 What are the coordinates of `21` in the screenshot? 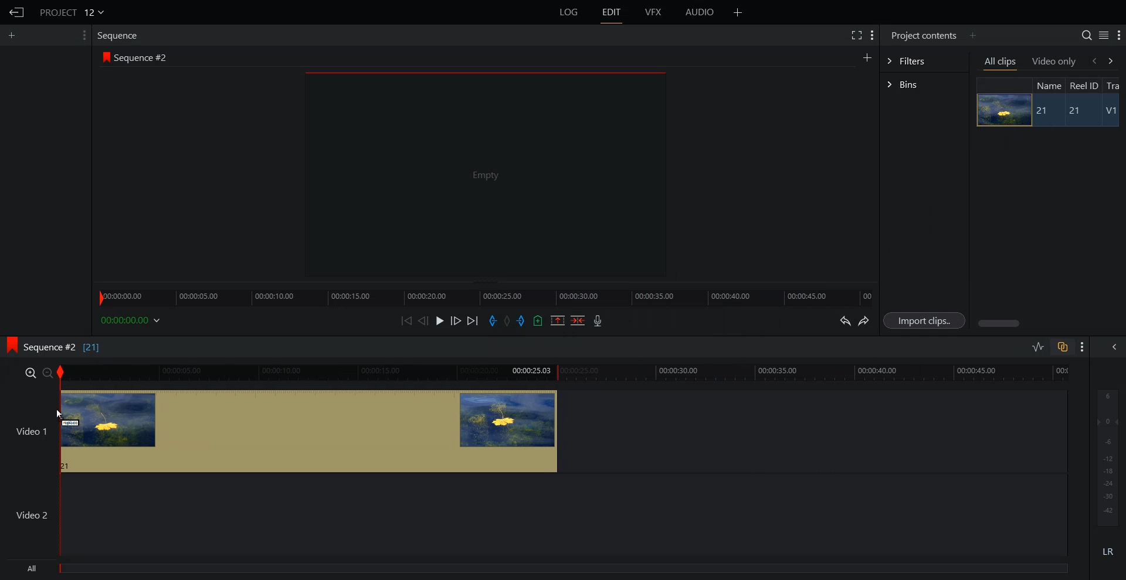 It's located at (1080, 111).